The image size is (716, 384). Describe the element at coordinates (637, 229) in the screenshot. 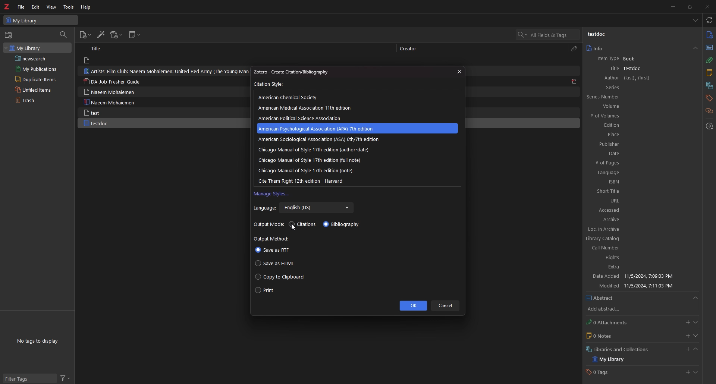

I see `Loc. in Archive` at that location.